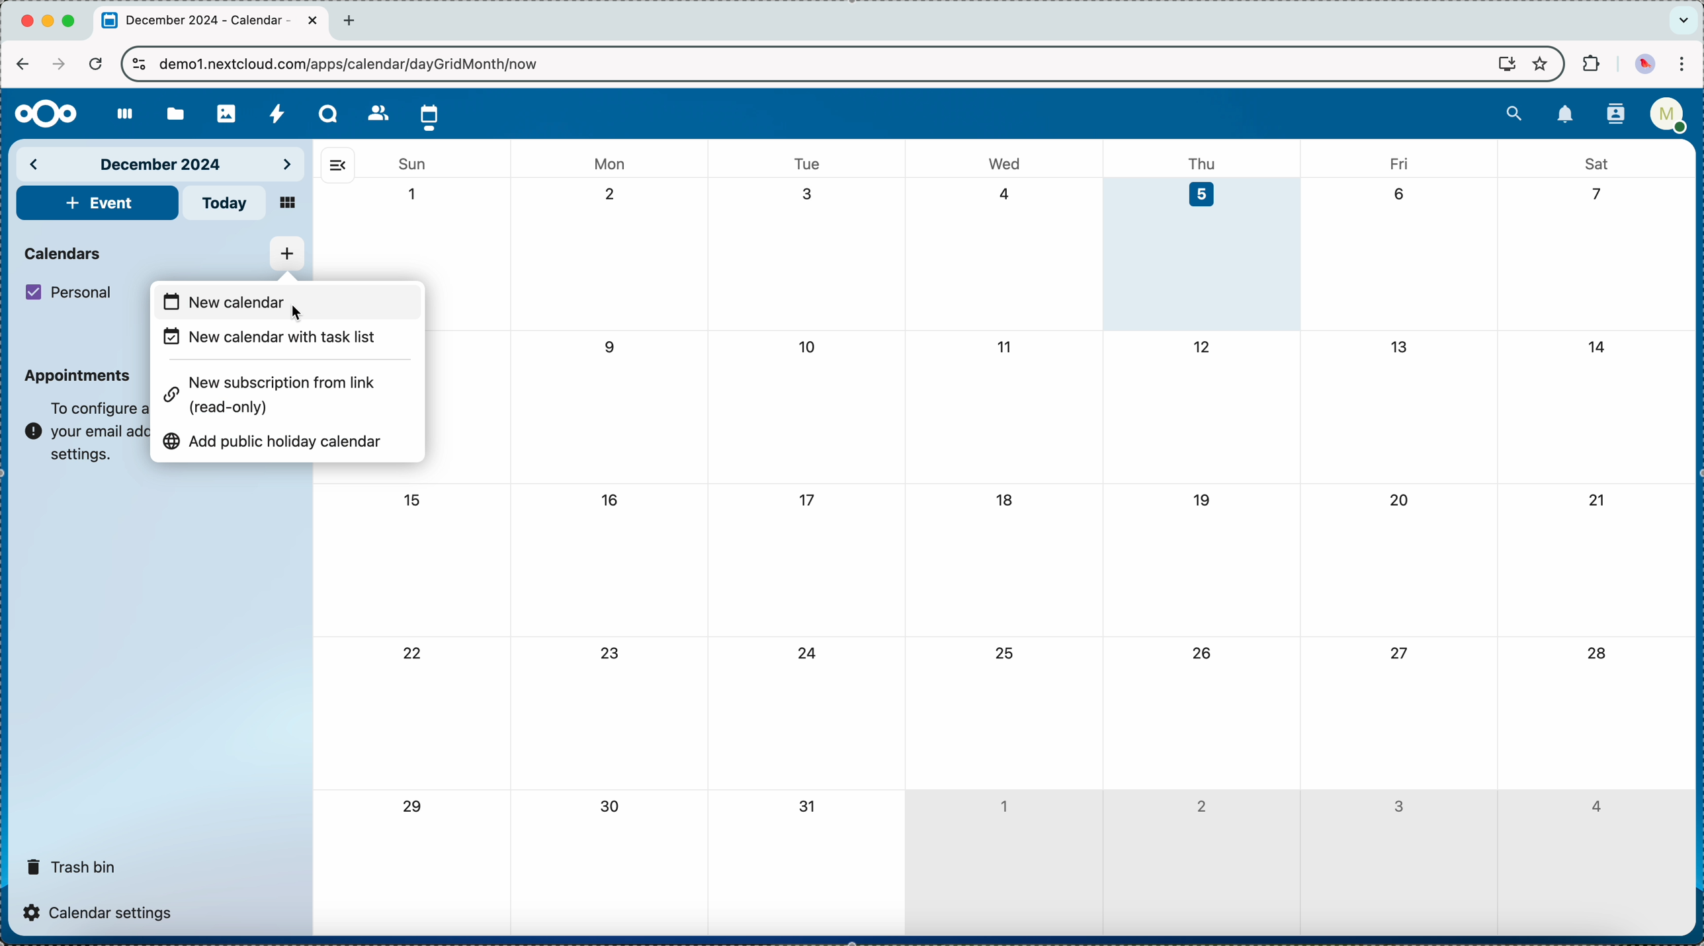 The image size is (1704, 946). Describe the element at coordinates (1201, 805) in the screenshot. I see `2` at that location.